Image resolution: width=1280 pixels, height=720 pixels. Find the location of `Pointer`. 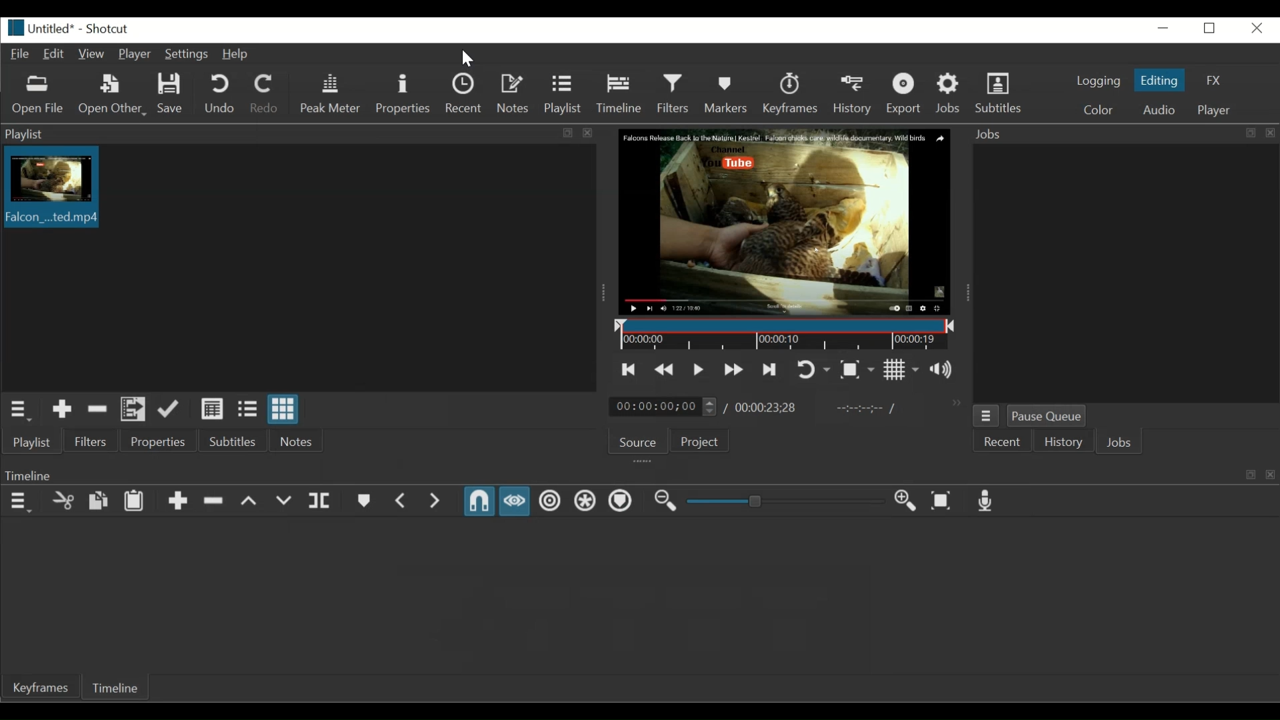

Pointer is located at coordinates (469, 57).